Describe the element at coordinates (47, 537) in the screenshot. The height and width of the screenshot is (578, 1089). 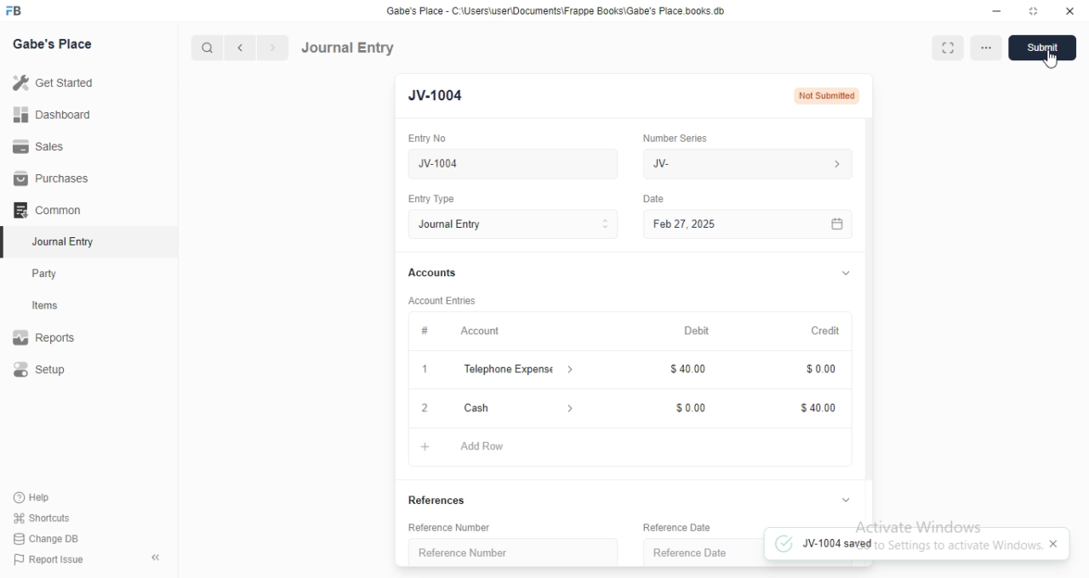
I see `| Change DB` at that location.